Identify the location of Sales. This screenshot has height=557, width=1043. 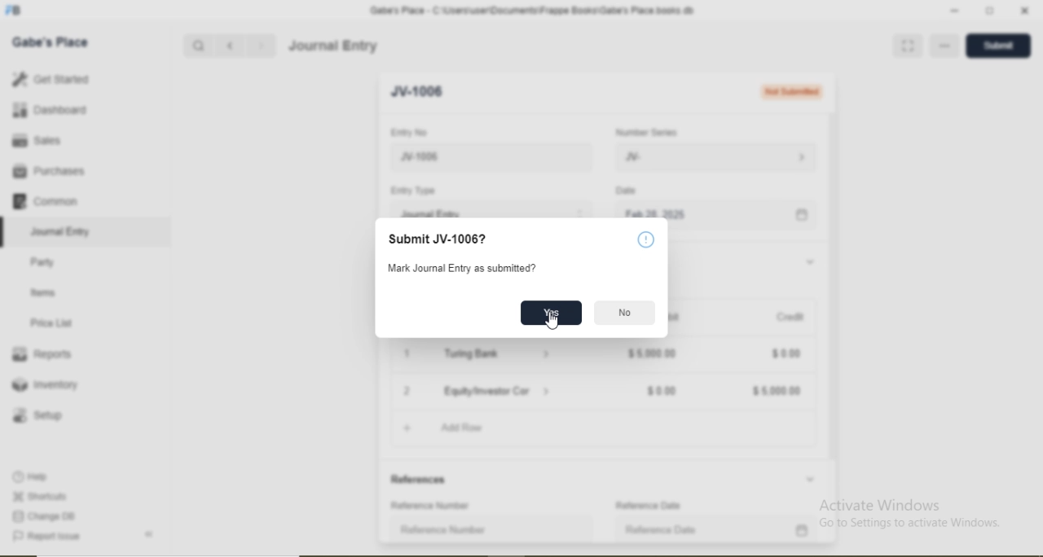
(34, 140).